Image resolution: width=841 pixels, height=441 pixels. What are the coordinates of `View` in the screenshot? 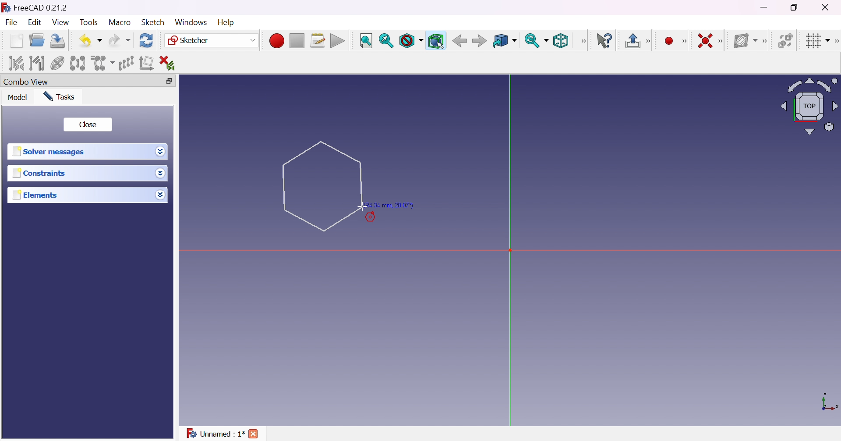 It's located at (61, 22).